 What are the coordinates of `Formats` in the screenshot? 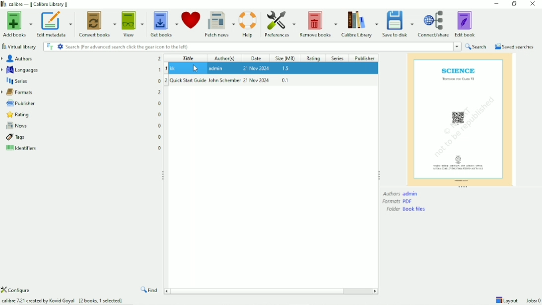 It's located at (398, 202).